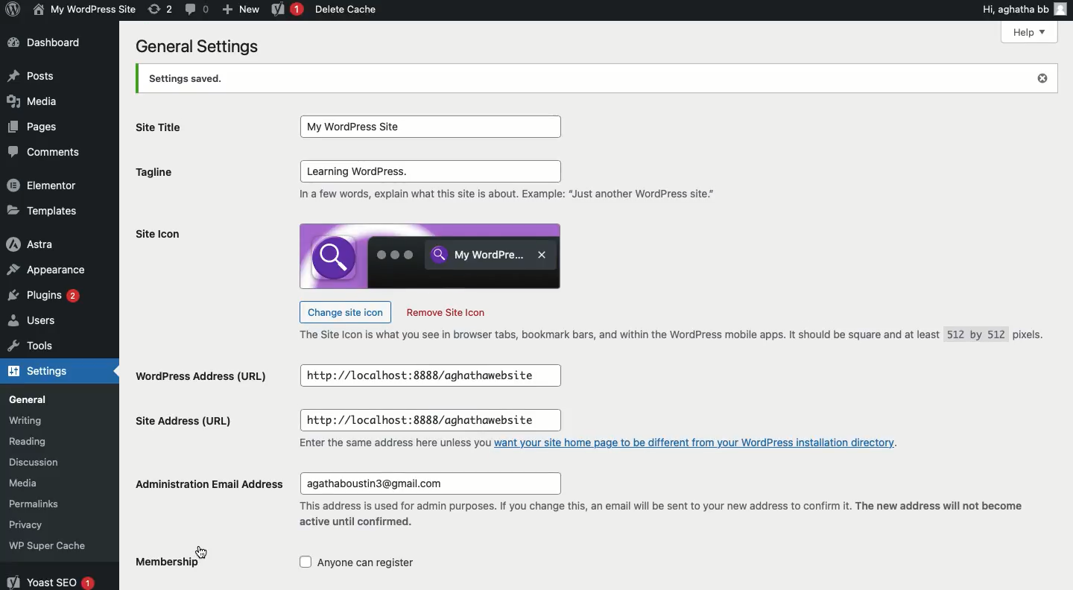 This screenshot has width=1073, height=590. I want to click on Dashboard, so click(45, 42).